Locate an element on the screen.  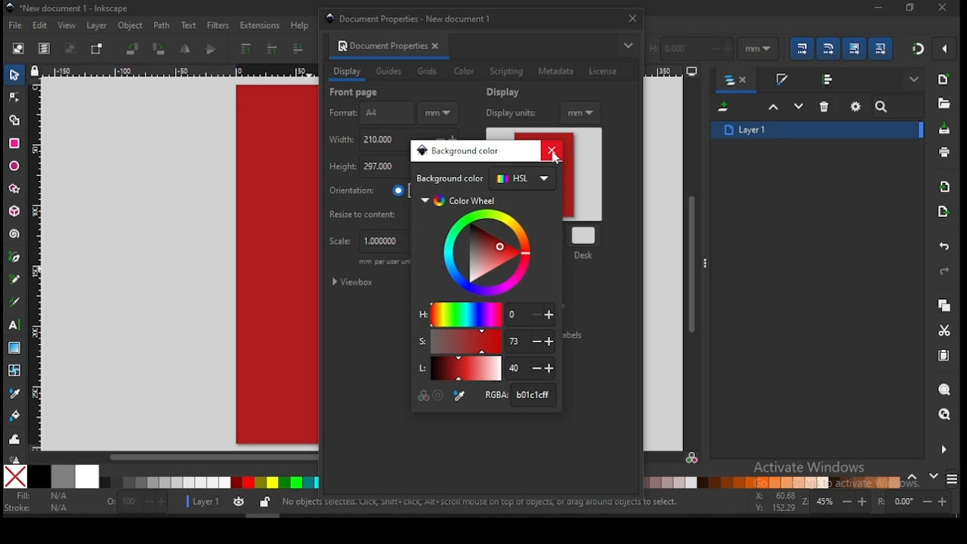
show is located at coordinates (916, 80).